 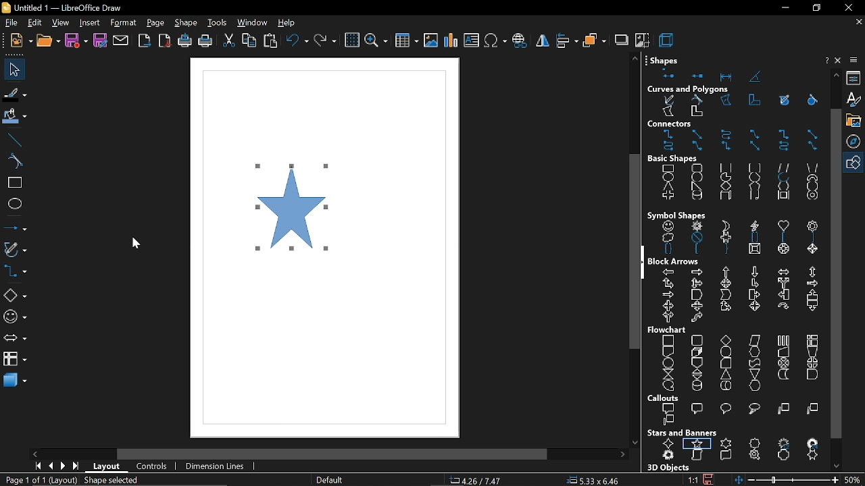 I want to click on move down, so click(x=837, y=465).